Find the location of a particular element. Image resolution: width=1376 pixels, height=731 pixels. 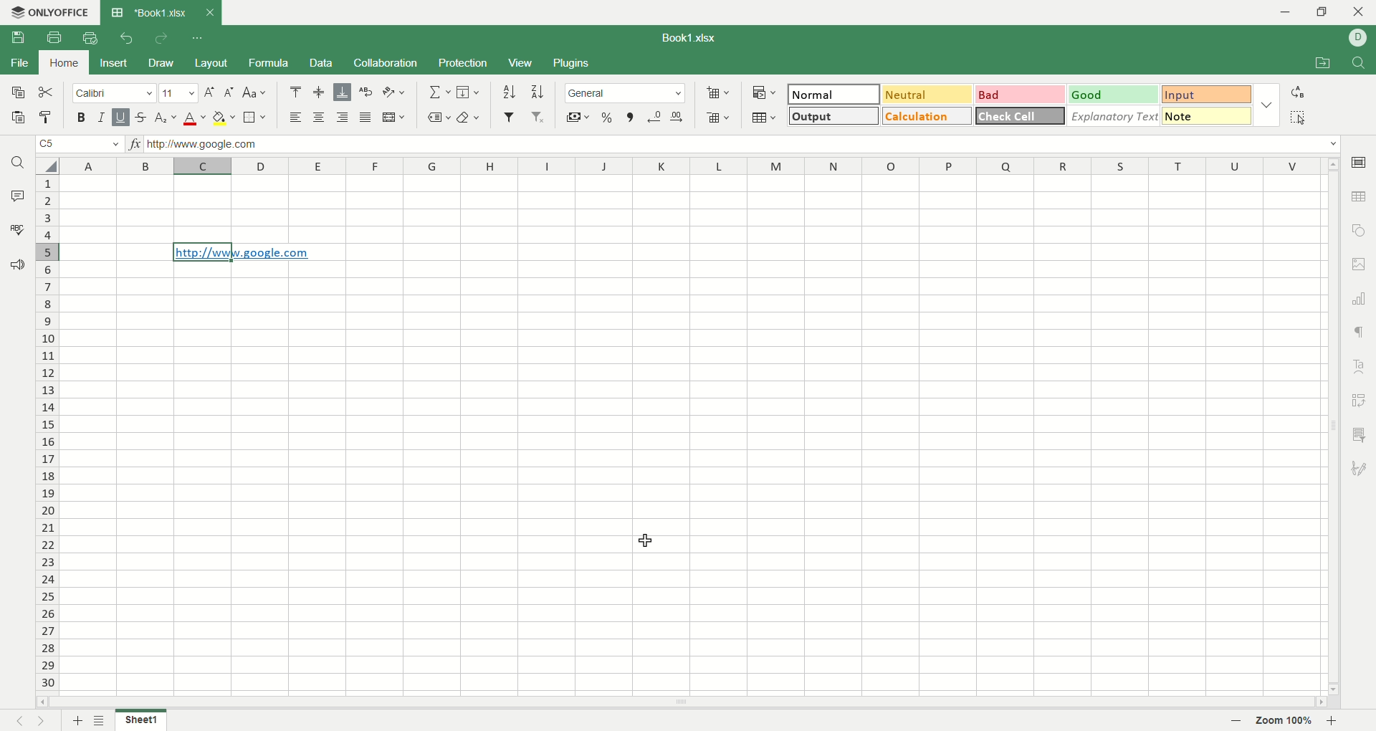

align left is located at coordinates (298, 118).